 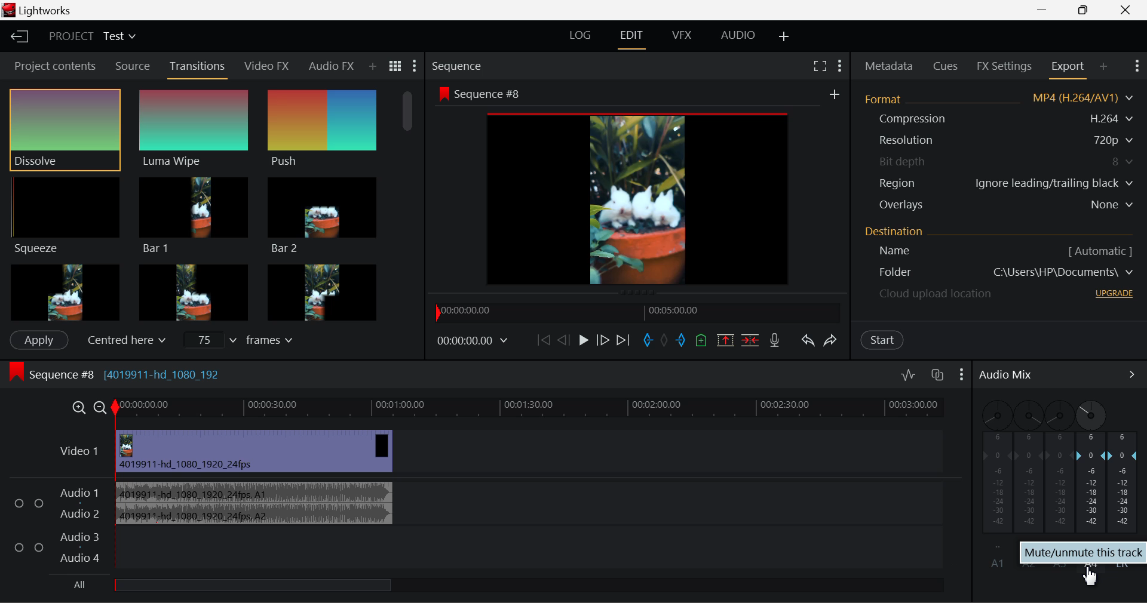 I want to click on Destination Details, so click(x=1001, y=242).